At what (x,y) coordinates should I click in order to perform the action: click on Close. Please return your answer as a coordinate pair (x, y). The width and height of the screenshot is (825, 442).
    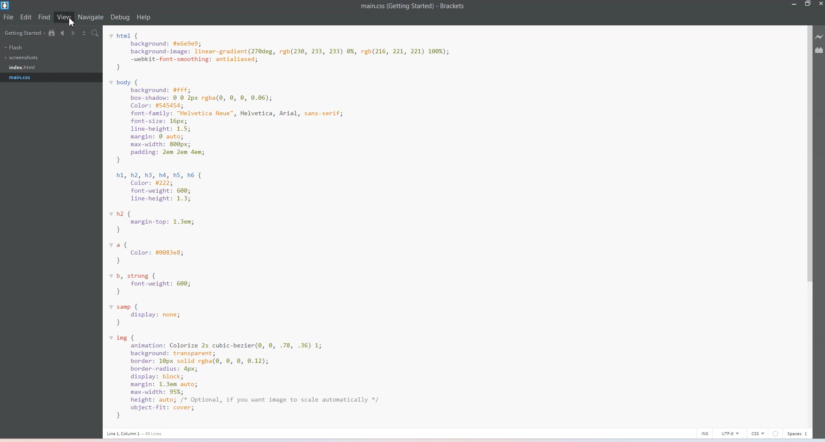
    Looking at the image, I should click on (820, 4).